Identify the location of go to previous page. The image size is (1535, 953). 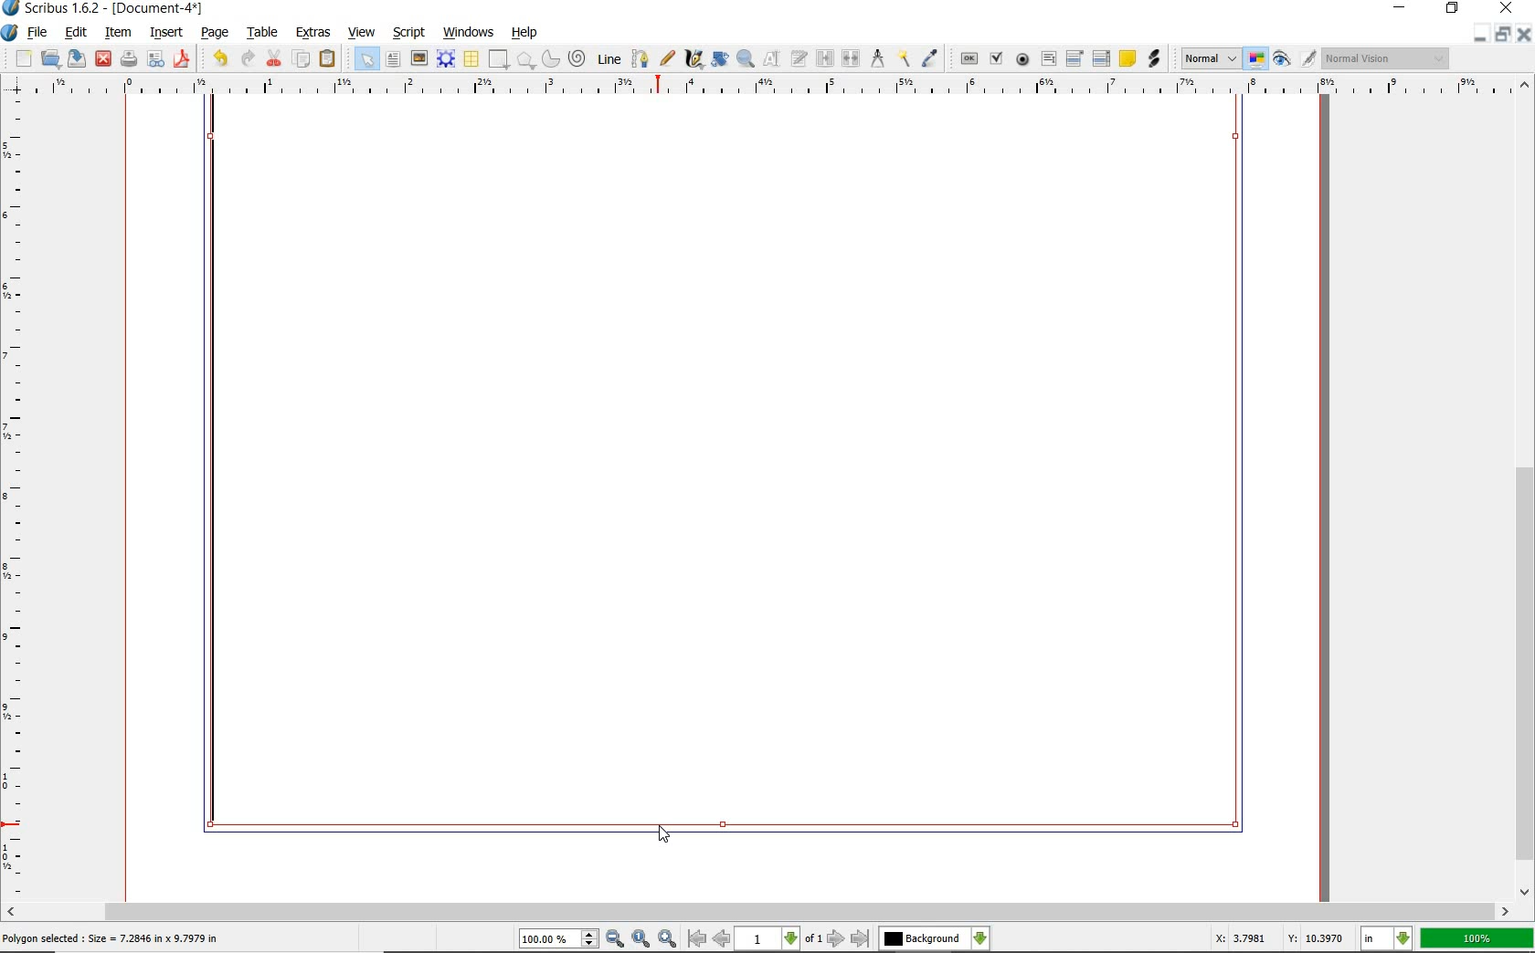
(723, 939).